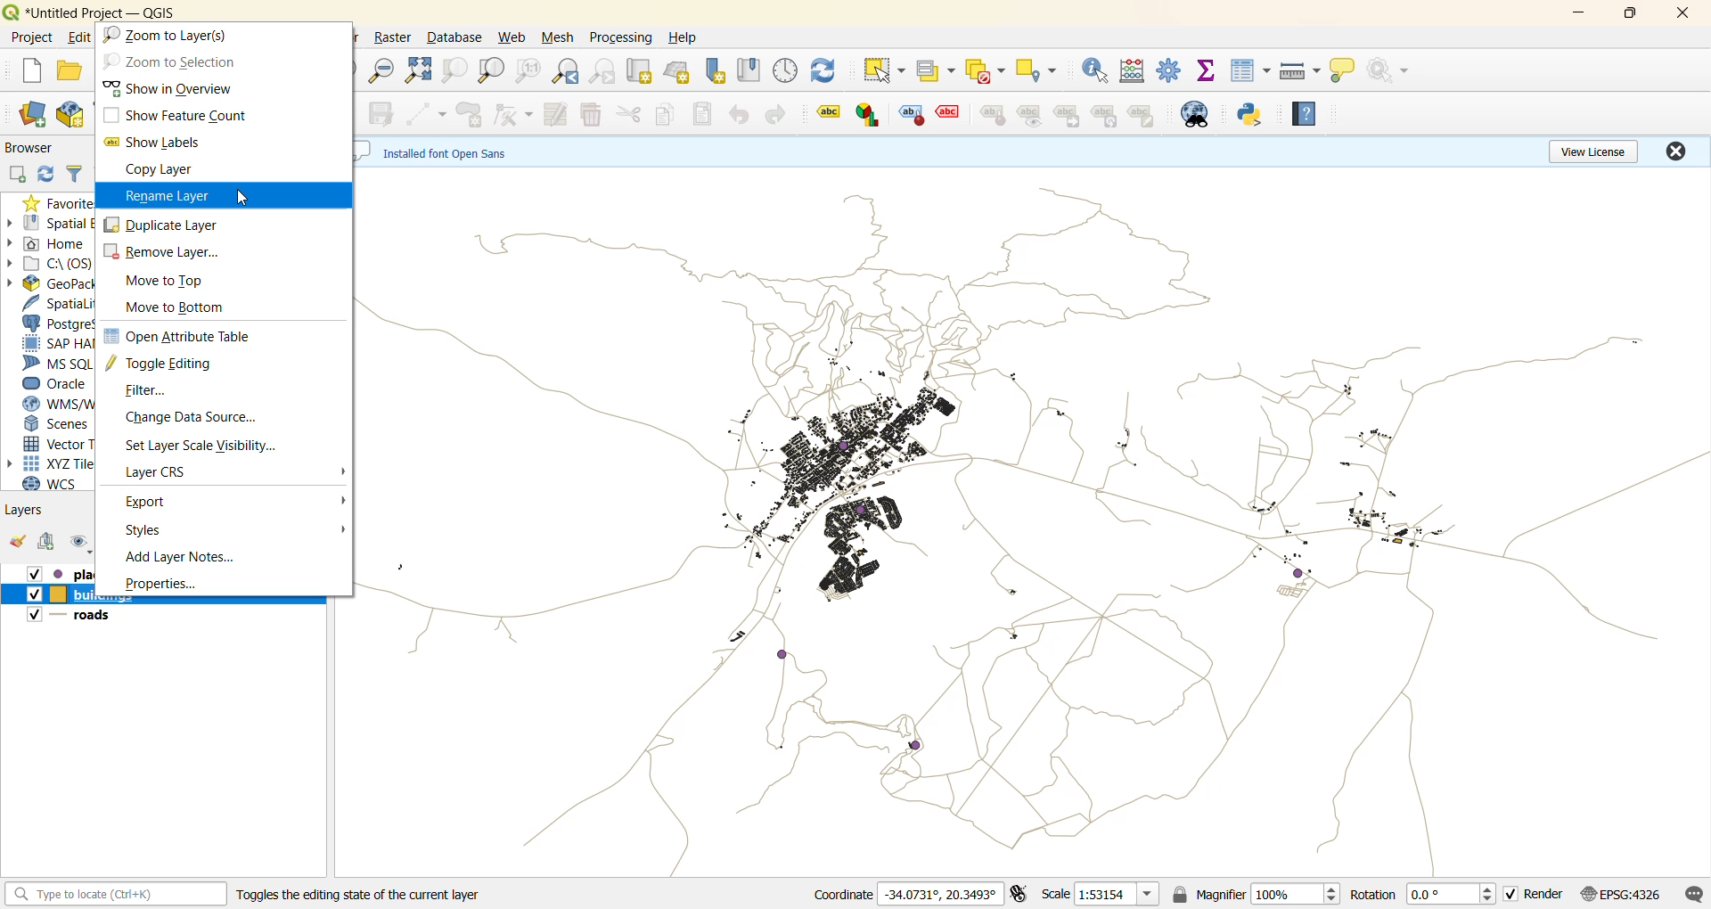 The image size is (1711, 909). I want to click on refresh, so click(48, 174).